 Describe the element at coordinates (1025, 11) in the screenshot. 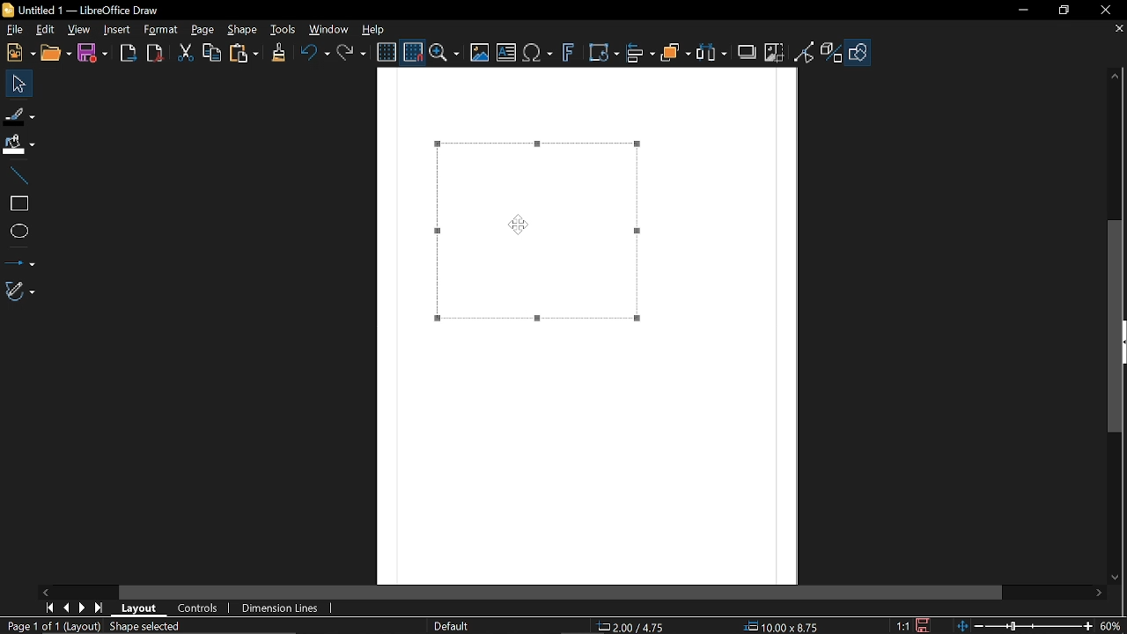

I see `Minimize` at that location.